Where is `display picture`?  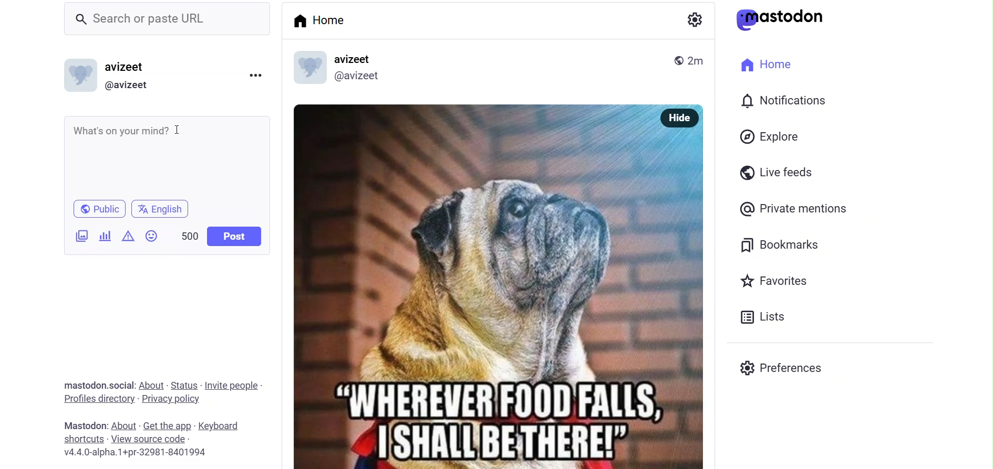
display picture is located at coordinates (80, 74).